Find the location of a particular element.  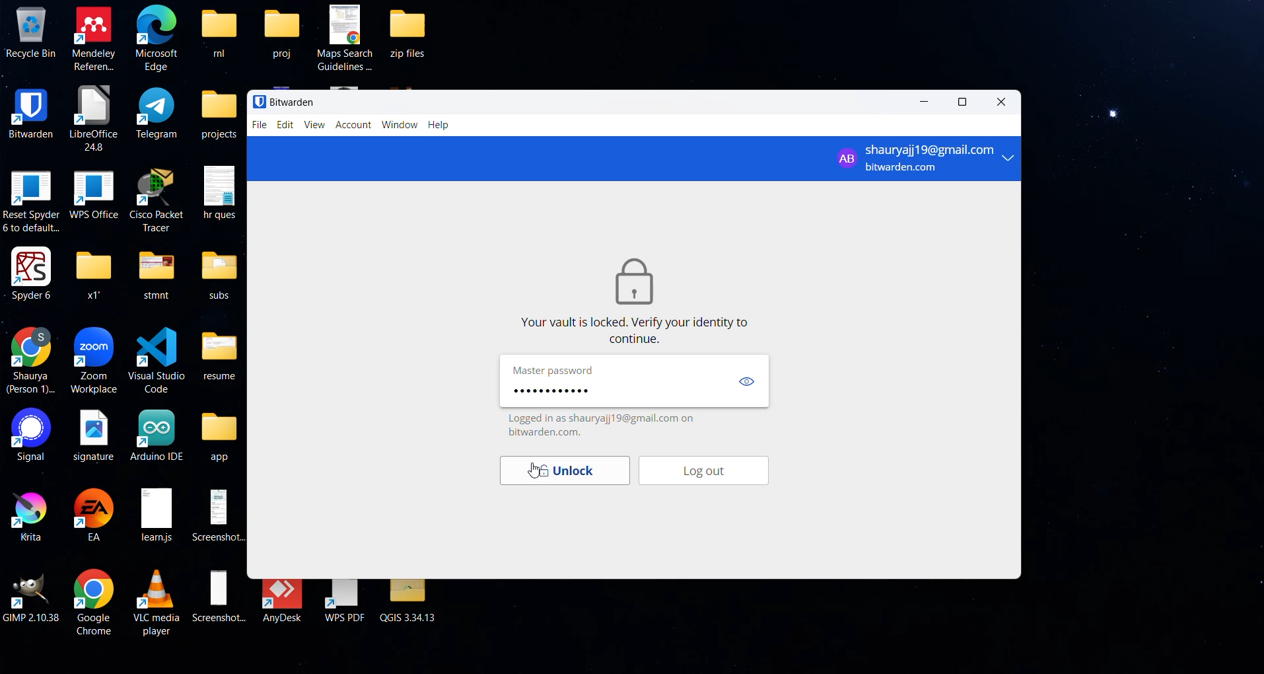

maximize is located at coordinates (966, 102).